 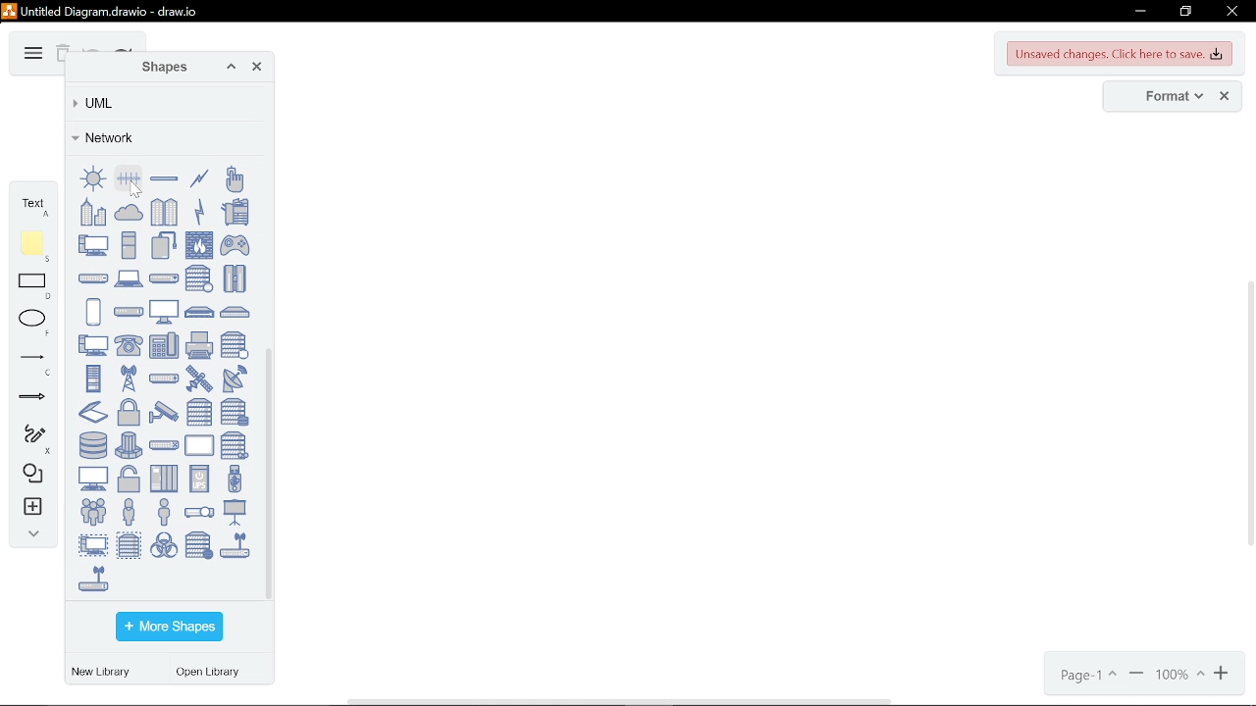 What do you see at coordinates (164, 244) in the screenshot?
I see `external storage` at bounding box center [164, 244].